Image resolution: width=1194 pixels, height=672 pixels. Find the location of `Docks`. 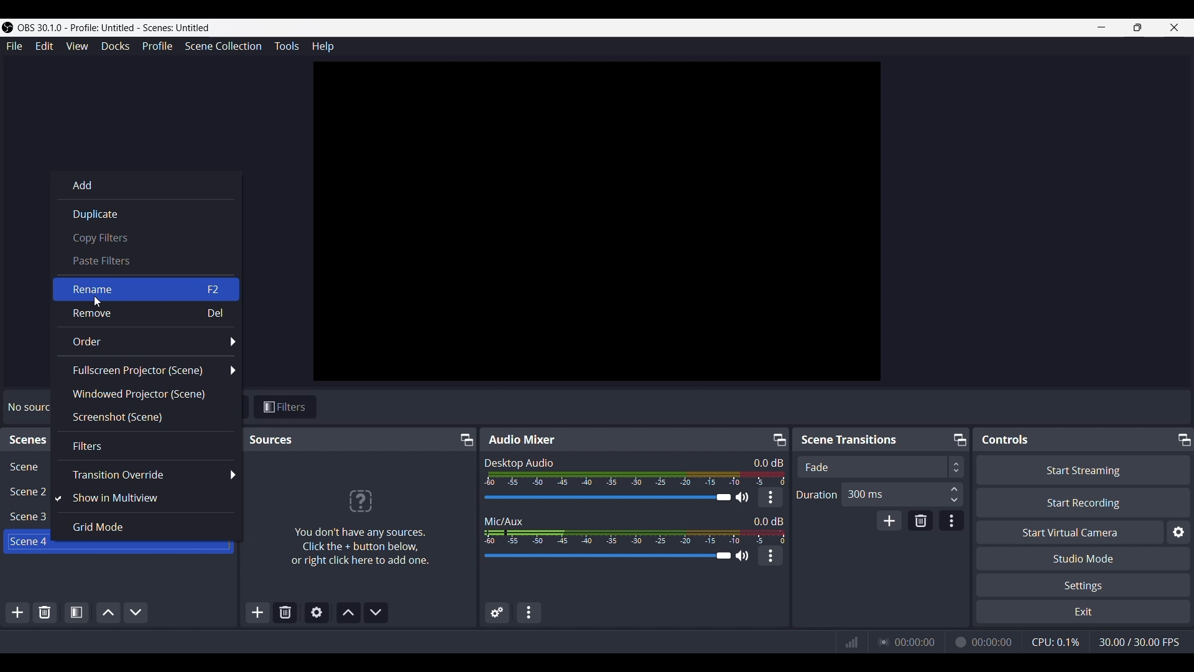

Docks is located at coordinates (116, 47).